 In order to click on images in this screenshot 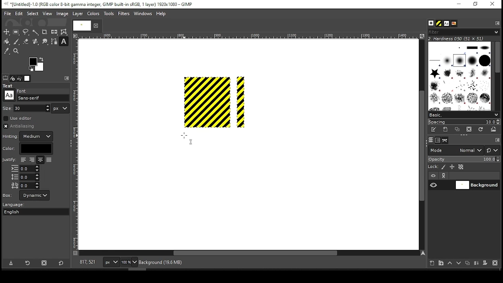, I will do `click(28, 79)`.